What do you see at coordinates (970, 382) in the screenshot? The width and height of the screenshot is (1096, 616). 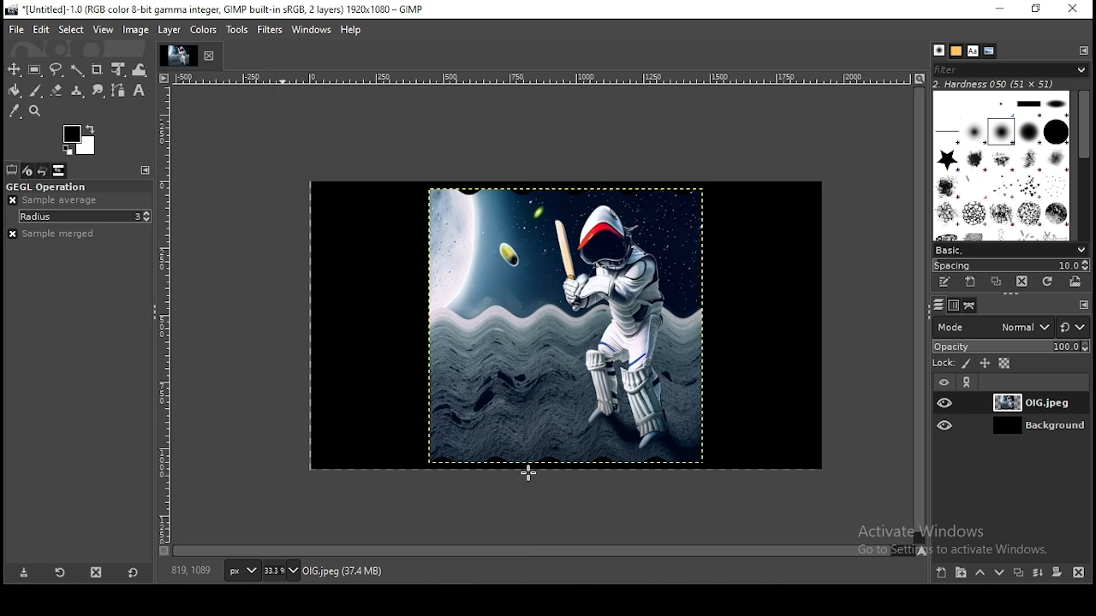 I see `link` at bounding box center [970, 382].